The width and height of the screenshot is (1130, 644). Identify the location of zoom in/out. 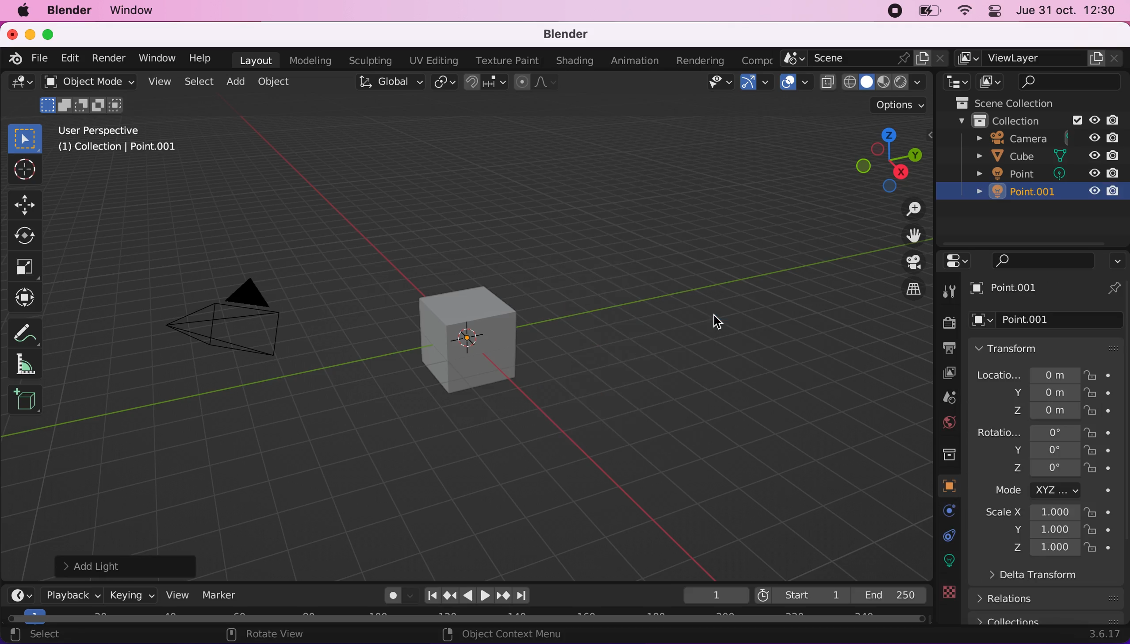
(906, 209).